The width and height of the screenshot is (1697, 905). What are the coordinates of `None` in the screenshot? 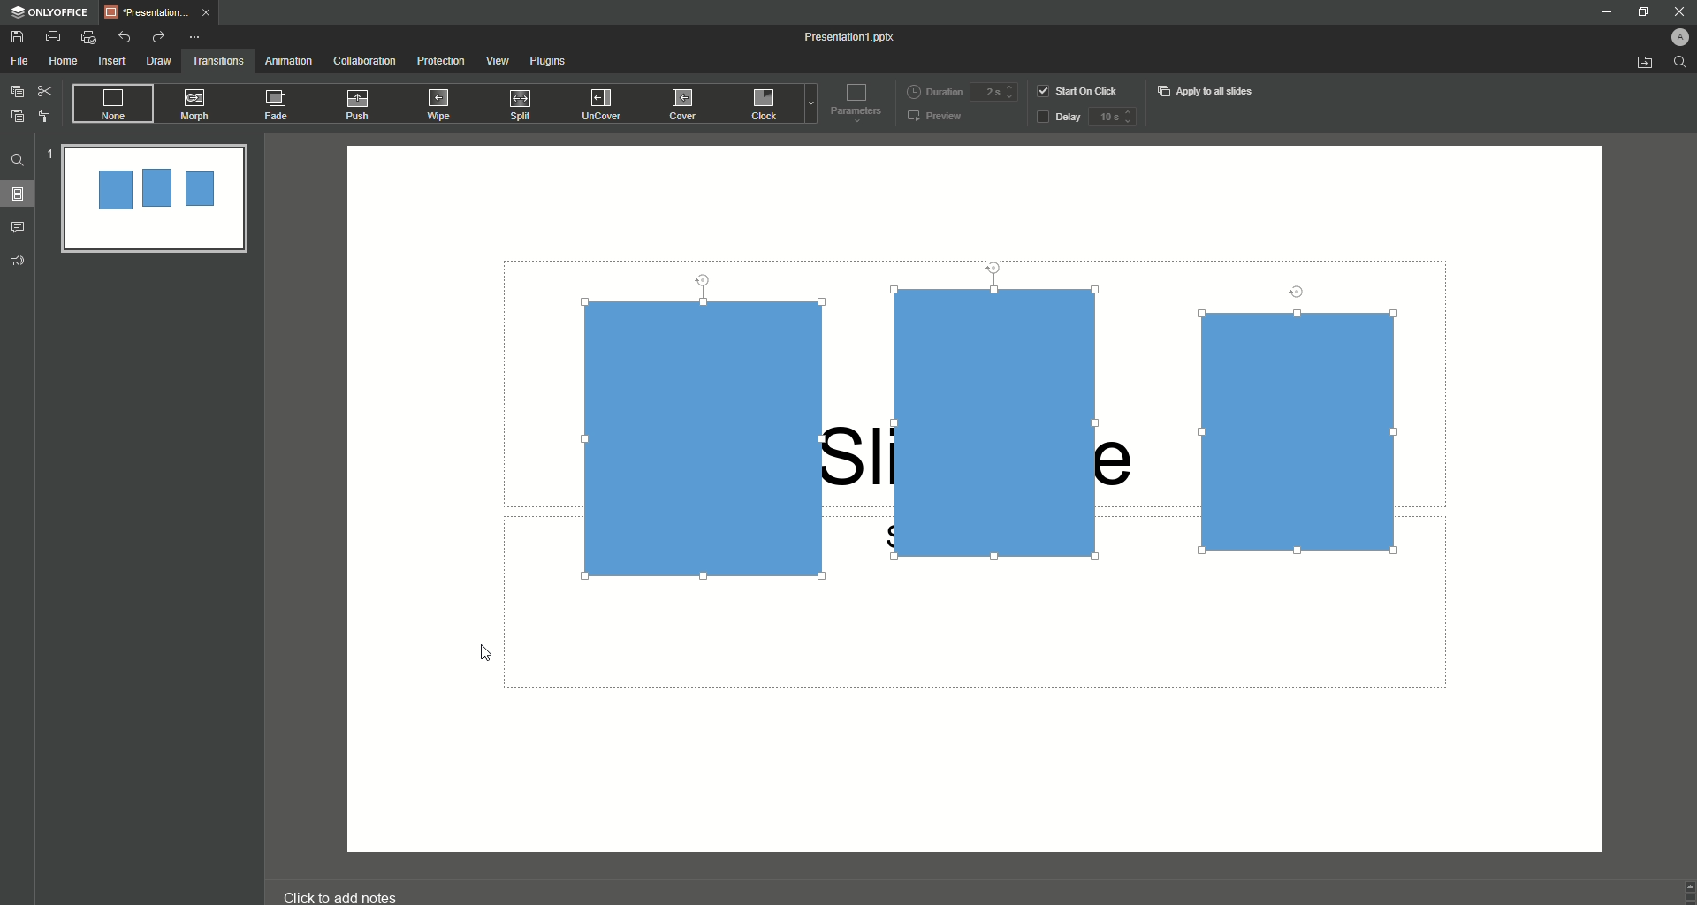 It's located at (111, 104).